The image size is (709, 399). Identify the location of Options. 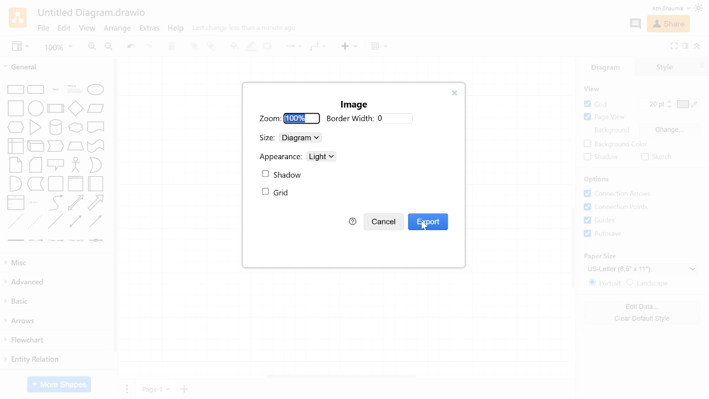
(597, 180).